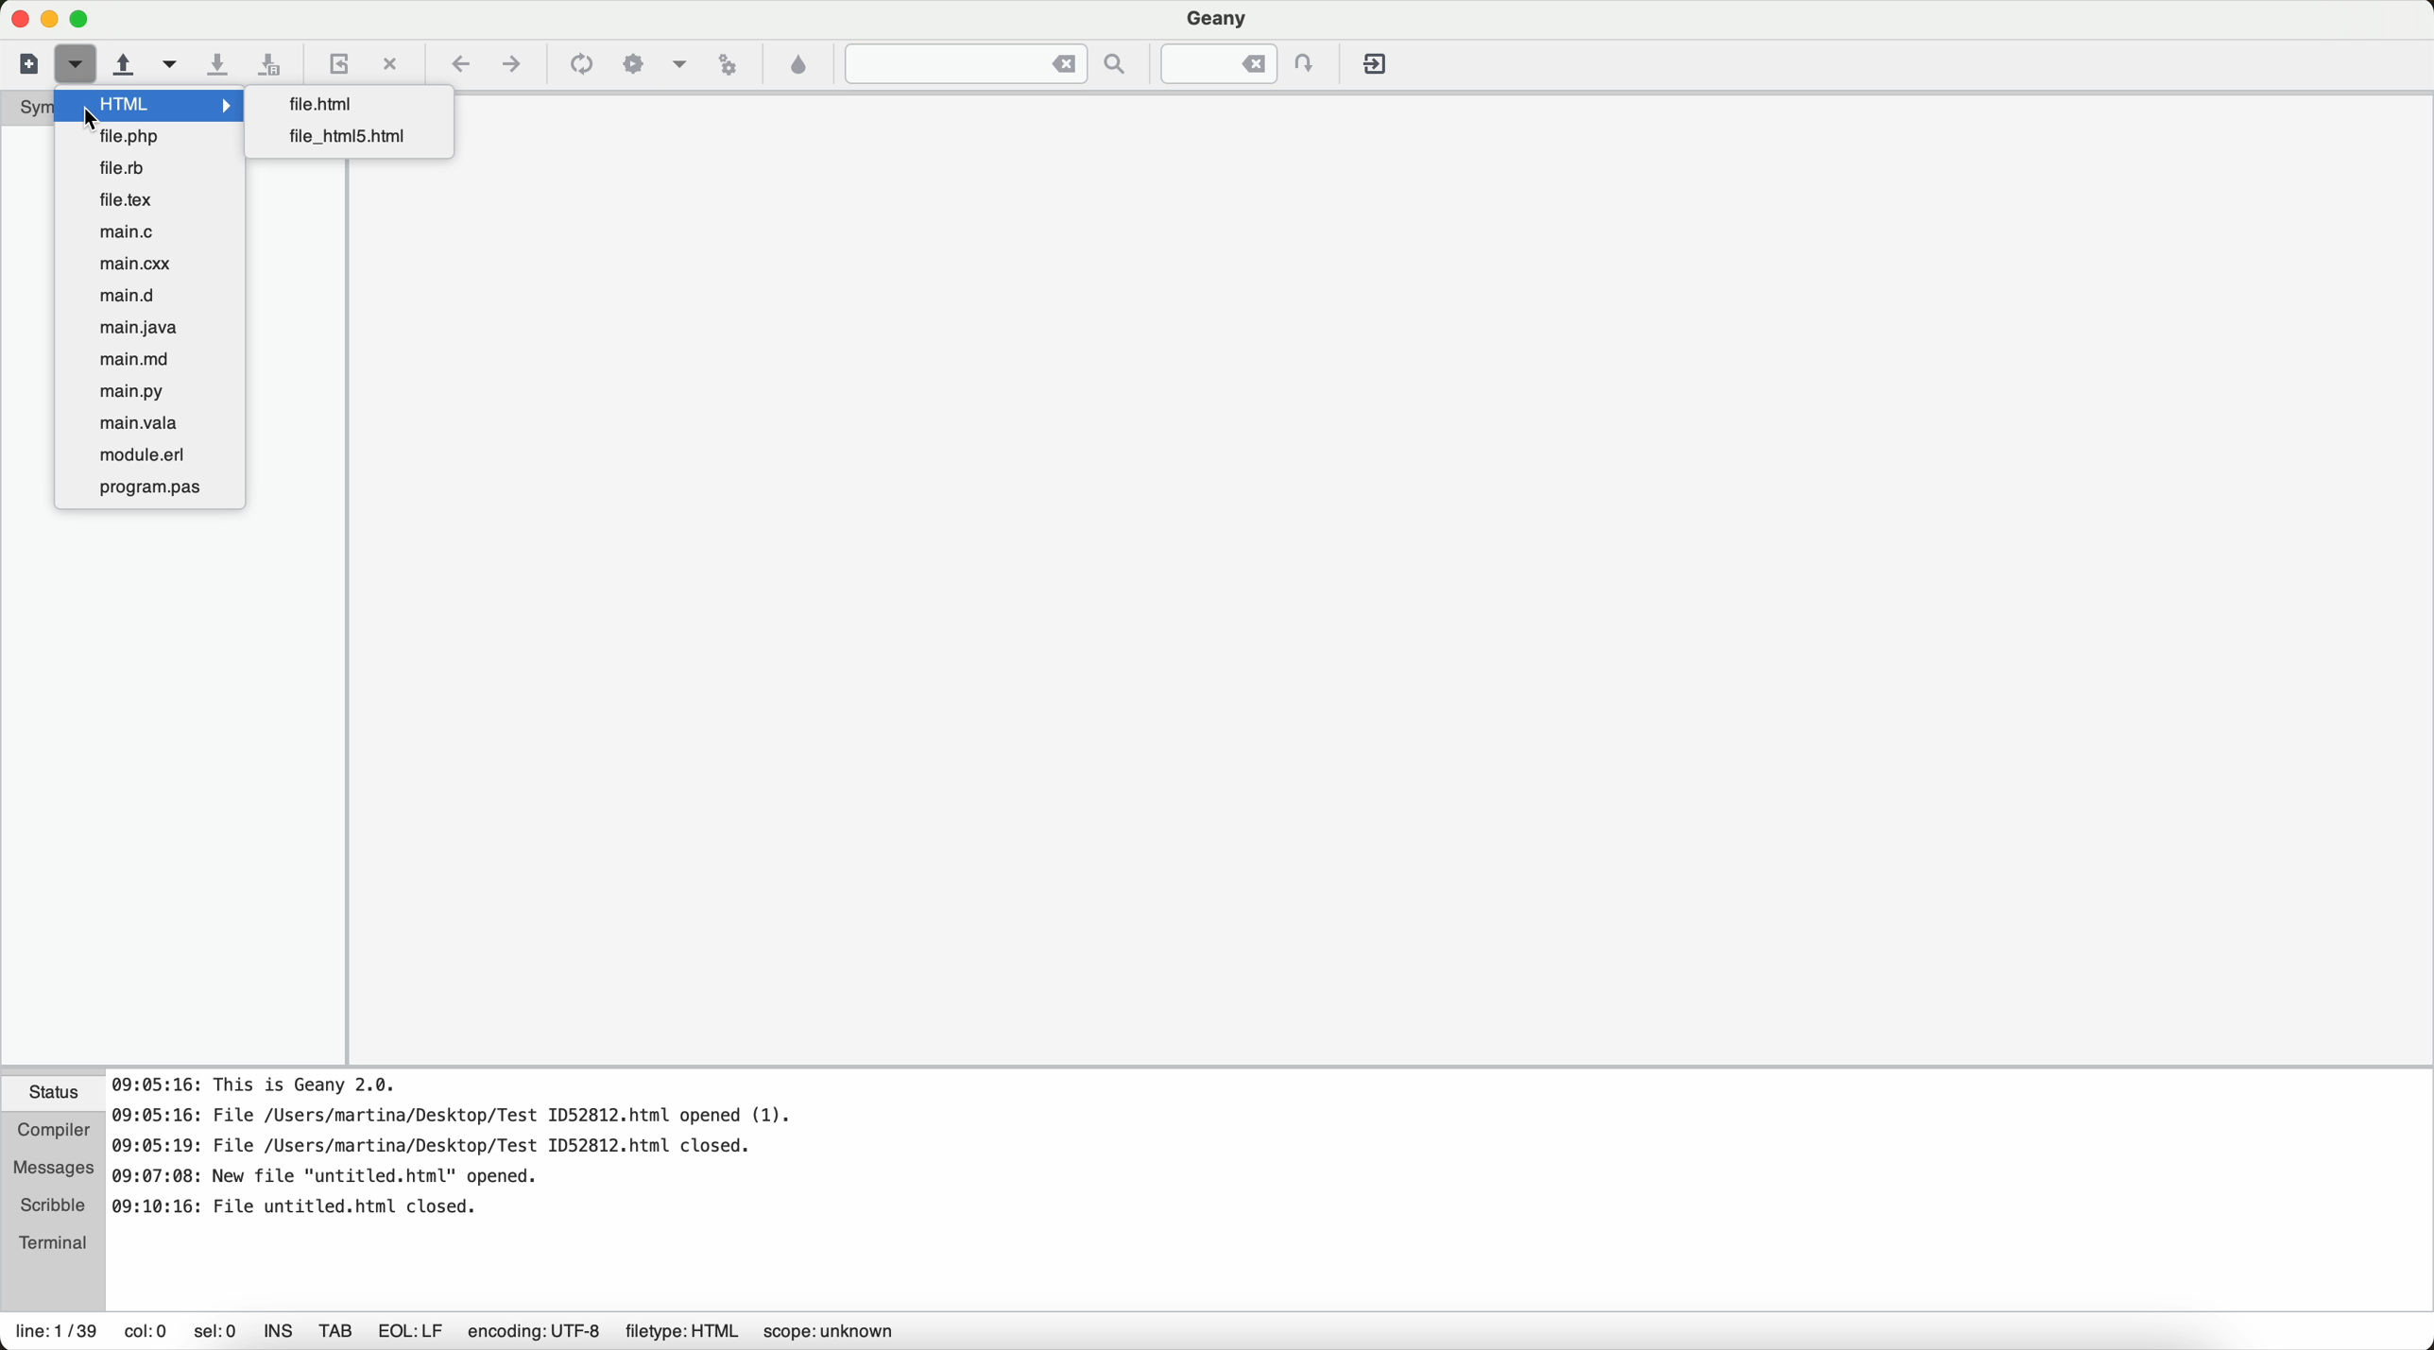  I want to click on Geany, so click(1218, 18).